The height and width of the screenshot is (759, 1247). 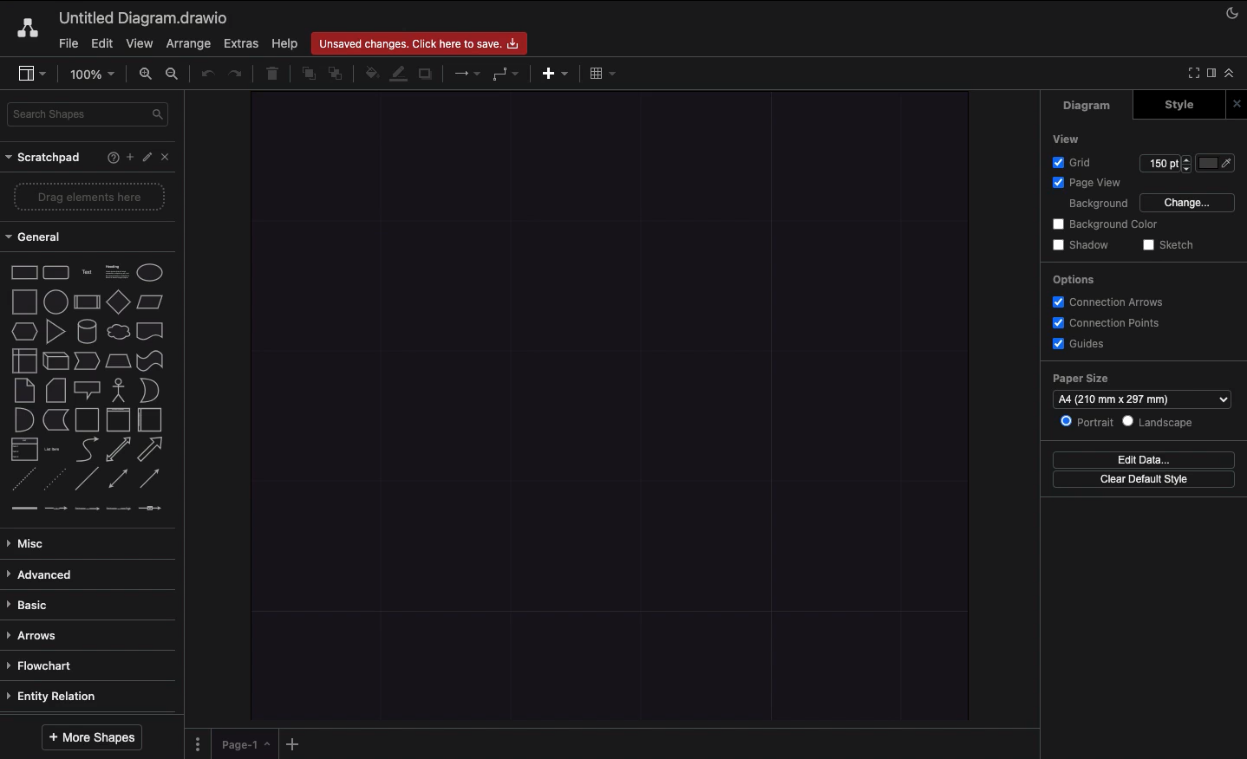 What do you see at coordinates (1096, 204) in the screenshot?
I see `Background` at bounding box center [1096, 204].